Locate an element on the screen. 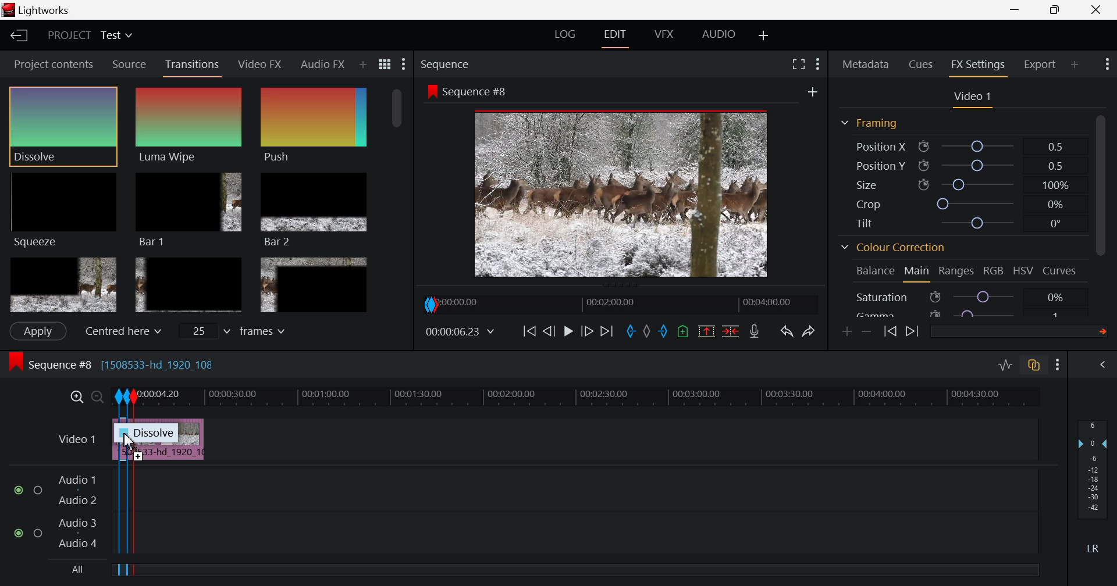 The height and width of the screenshot is (586, 1117). Add Layout is located at coordinates (764, 35).